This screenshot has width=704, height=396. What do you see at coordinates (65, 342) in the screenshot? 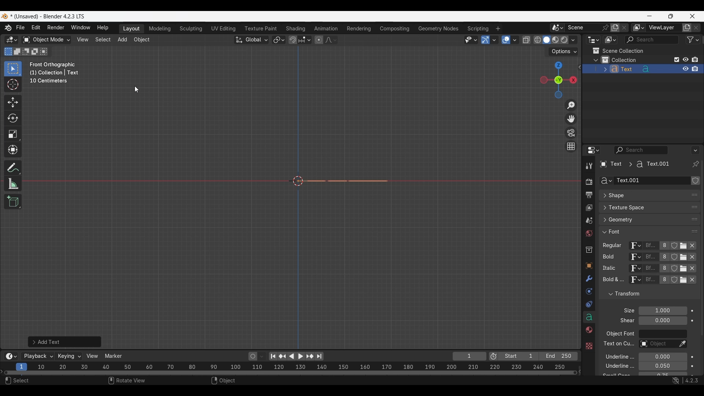
I see `Add text` at bounding box center [65, 342].